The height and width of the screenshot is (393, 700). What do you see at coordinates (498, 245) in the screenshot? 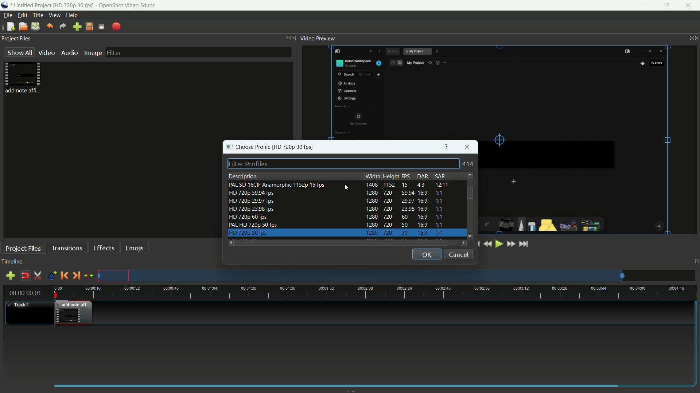
I see `play or pause` at bounding box center [498, 245].